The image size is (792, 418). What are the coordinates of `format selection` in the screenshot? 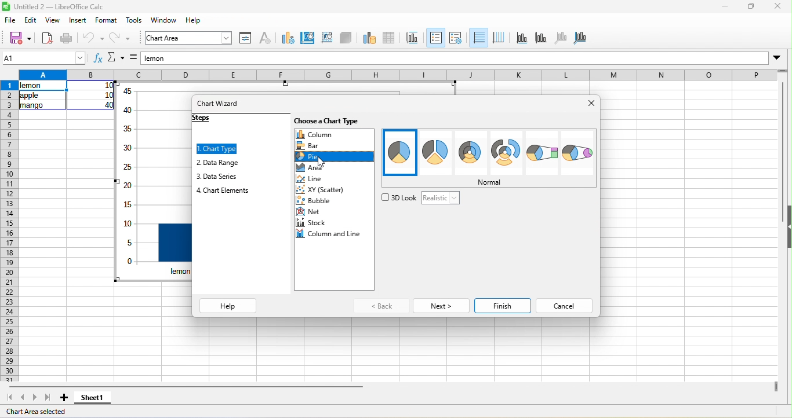 It's located at (247, 39).